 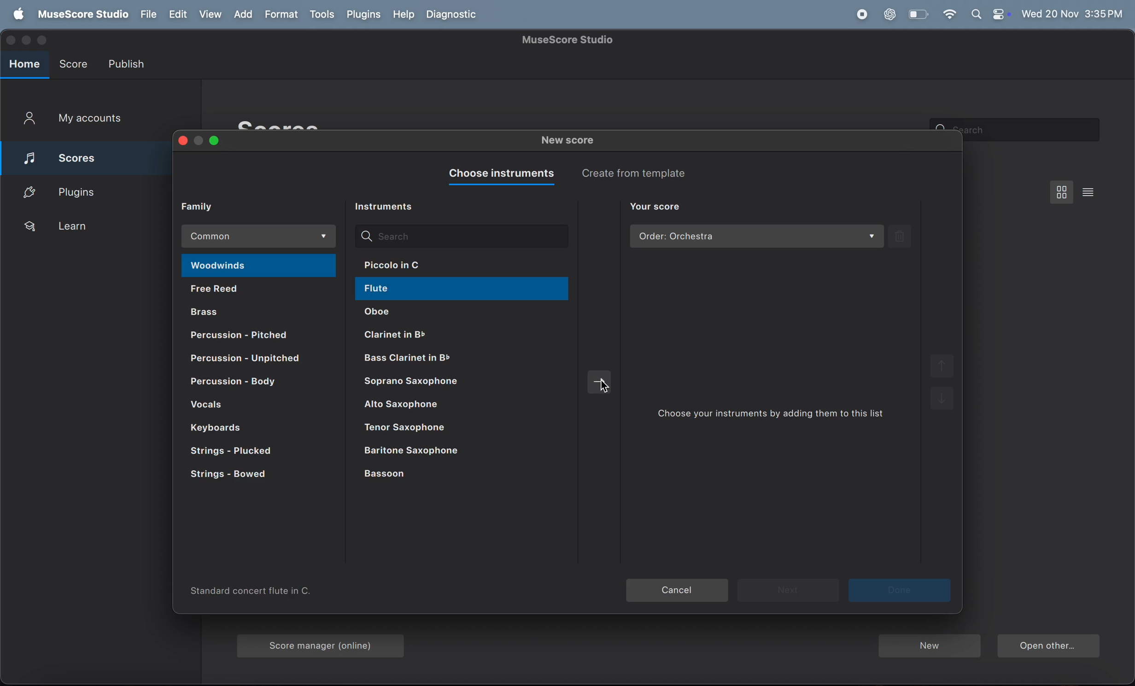 I want to click on view, so click(x=211, y=14).